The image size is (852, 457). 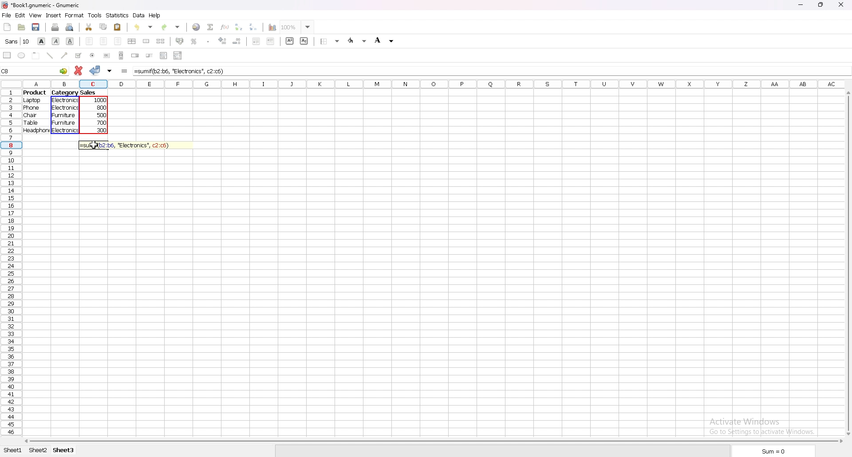 What do you see at coordinates (54, 15) in the screenshot?
I see `insert` at bounding box center [54, 15].